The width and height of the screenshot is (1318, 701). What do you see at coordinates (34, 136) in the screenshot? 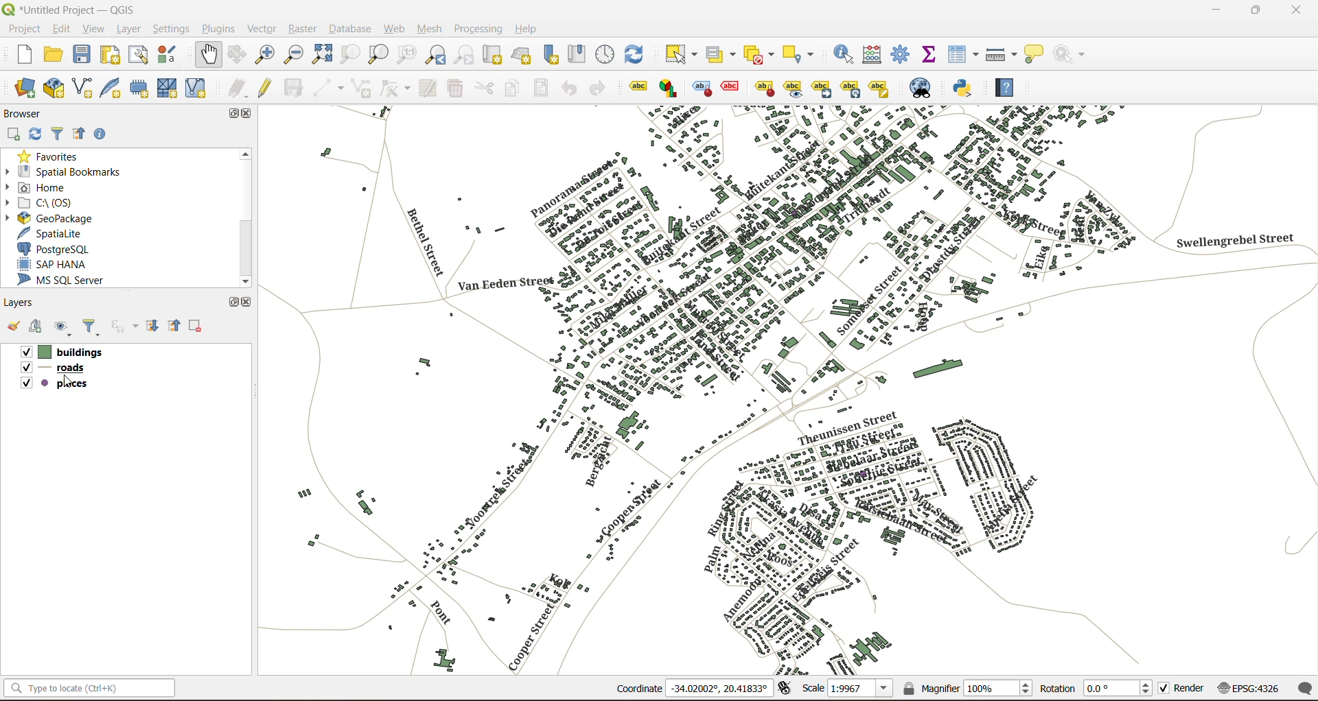
I see `refresh` at bounding box center [34, 136].